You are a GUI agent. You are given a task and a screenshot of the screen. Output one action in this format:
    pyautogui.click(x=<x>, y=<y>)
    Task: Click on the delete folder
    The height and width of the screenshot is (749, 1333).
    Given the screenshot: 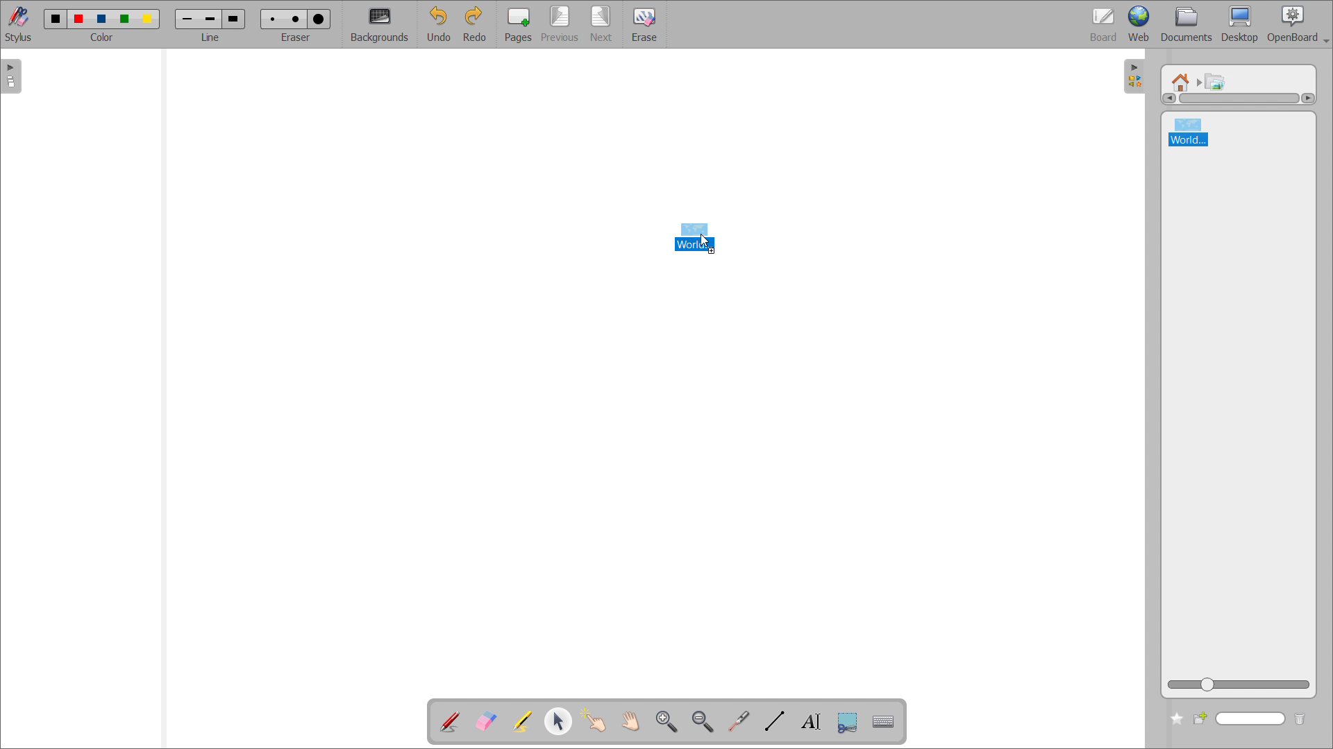 What is the action you would take?
    pyautogui.click(x=1302, y=720)
    